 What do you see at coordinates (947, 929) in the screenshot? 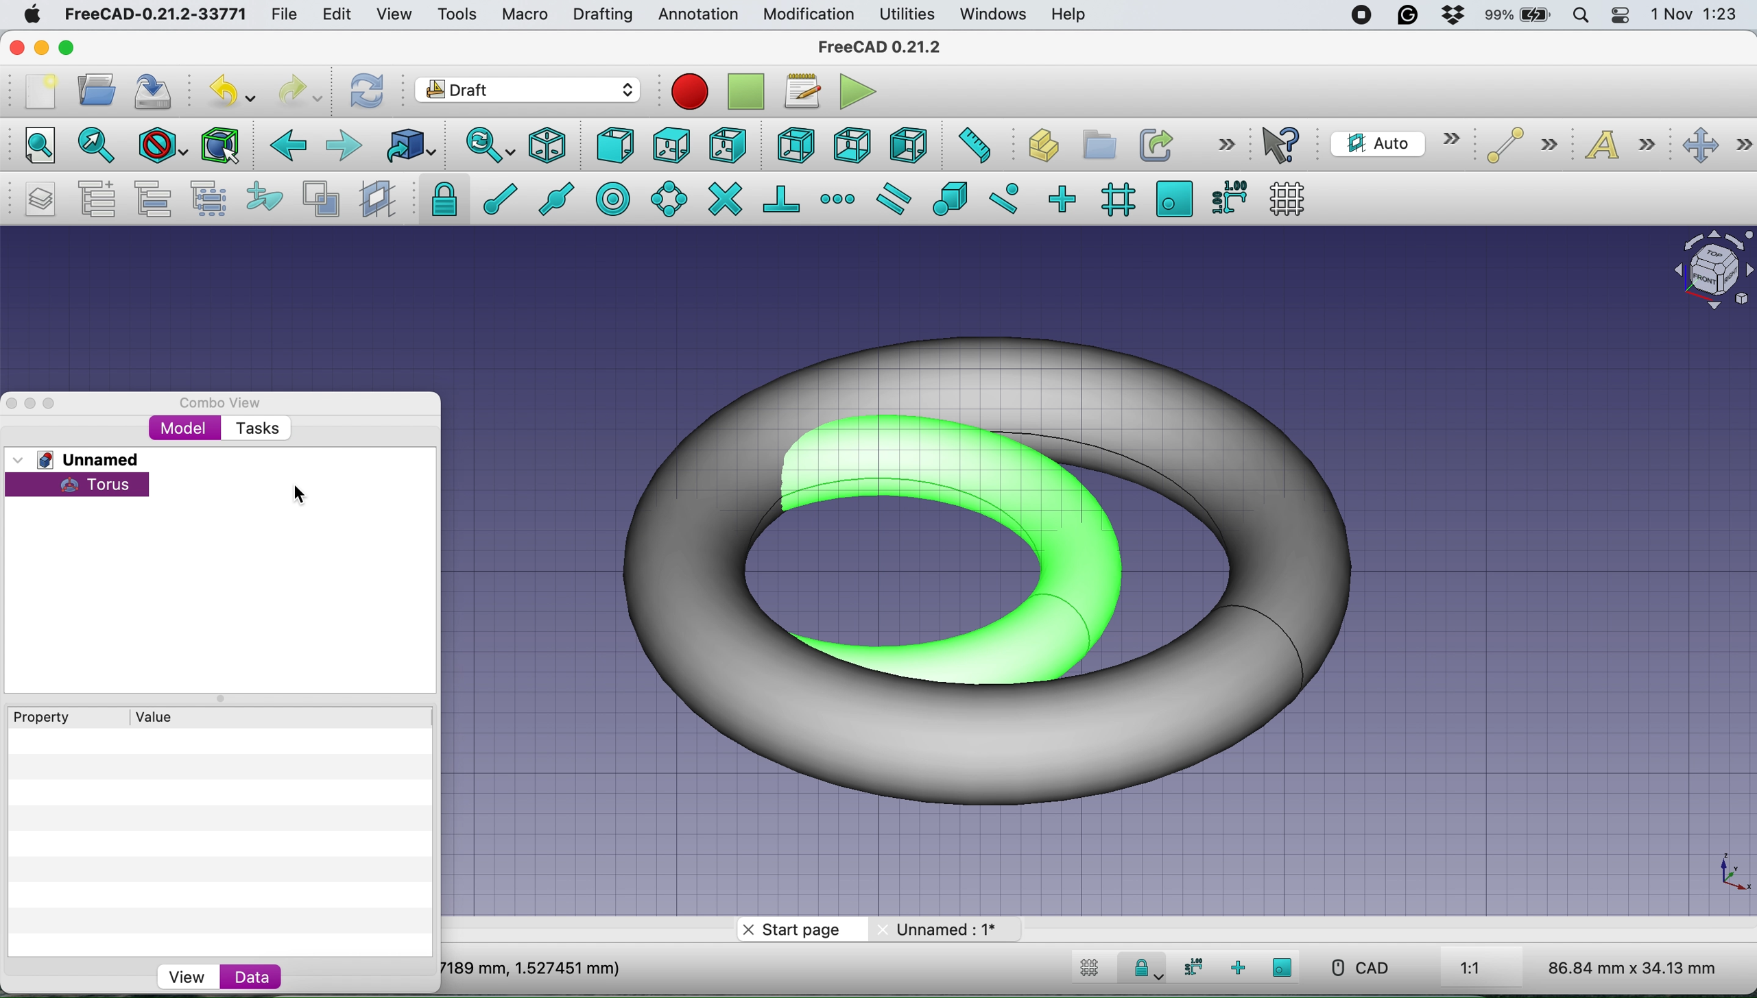
I see `unnamed: 1*` at bounding box center [947, 929].